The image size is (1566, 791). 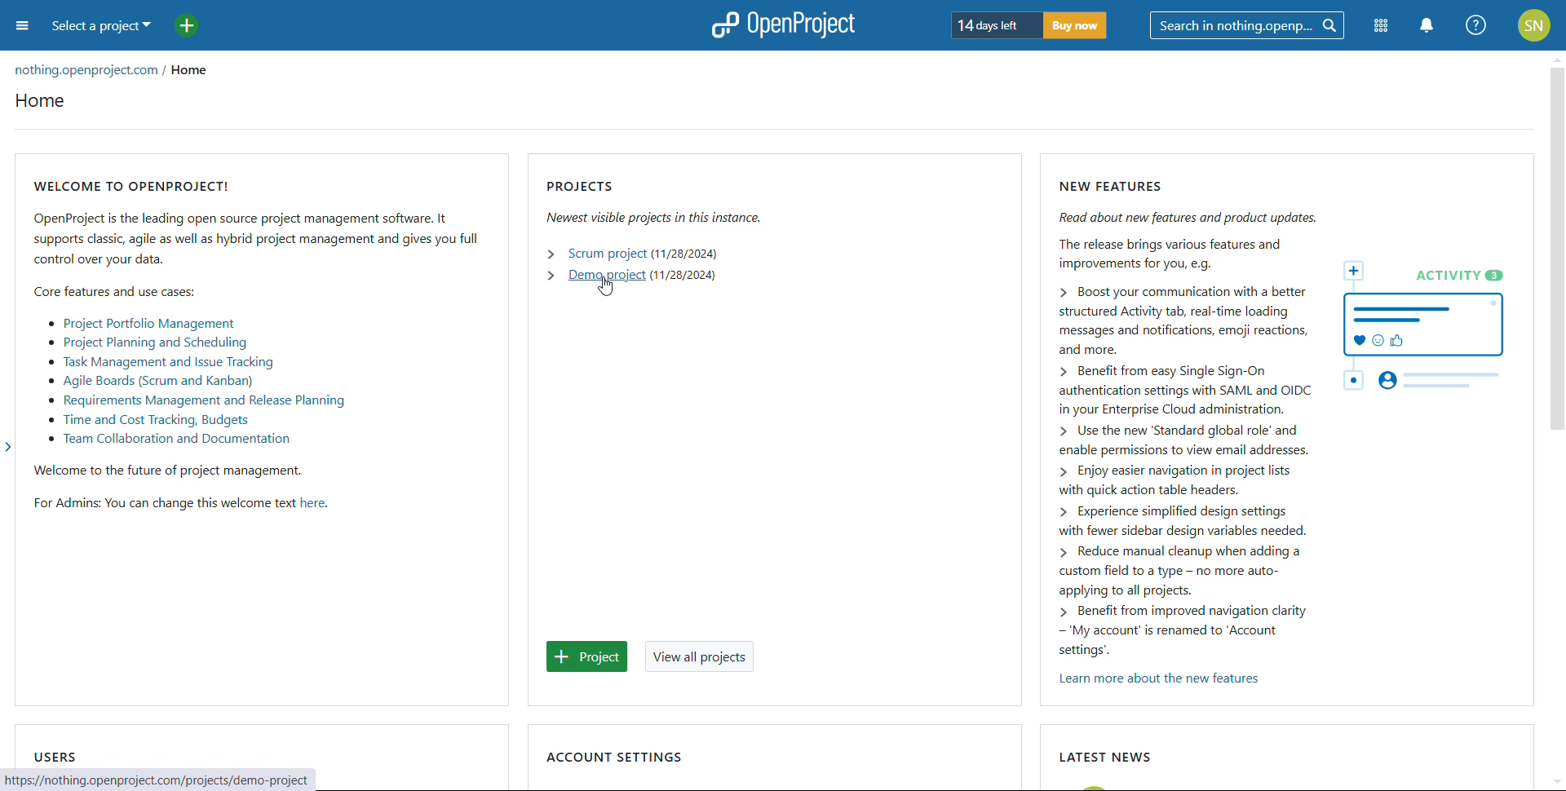 I want to click on WELCOME TO OPENPROJECT!, so click(x=134, y=180).